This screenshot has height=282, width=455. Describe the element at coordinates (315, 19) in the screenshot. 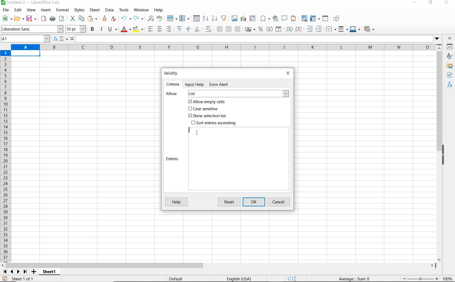

I see `freeze rows and columns` at that location.